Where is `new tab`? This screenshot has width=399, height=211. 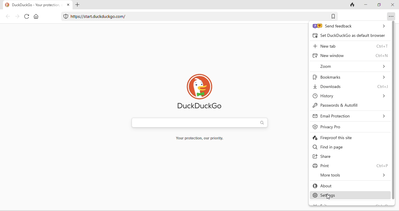 new tab is located at coordinates (350, 46).